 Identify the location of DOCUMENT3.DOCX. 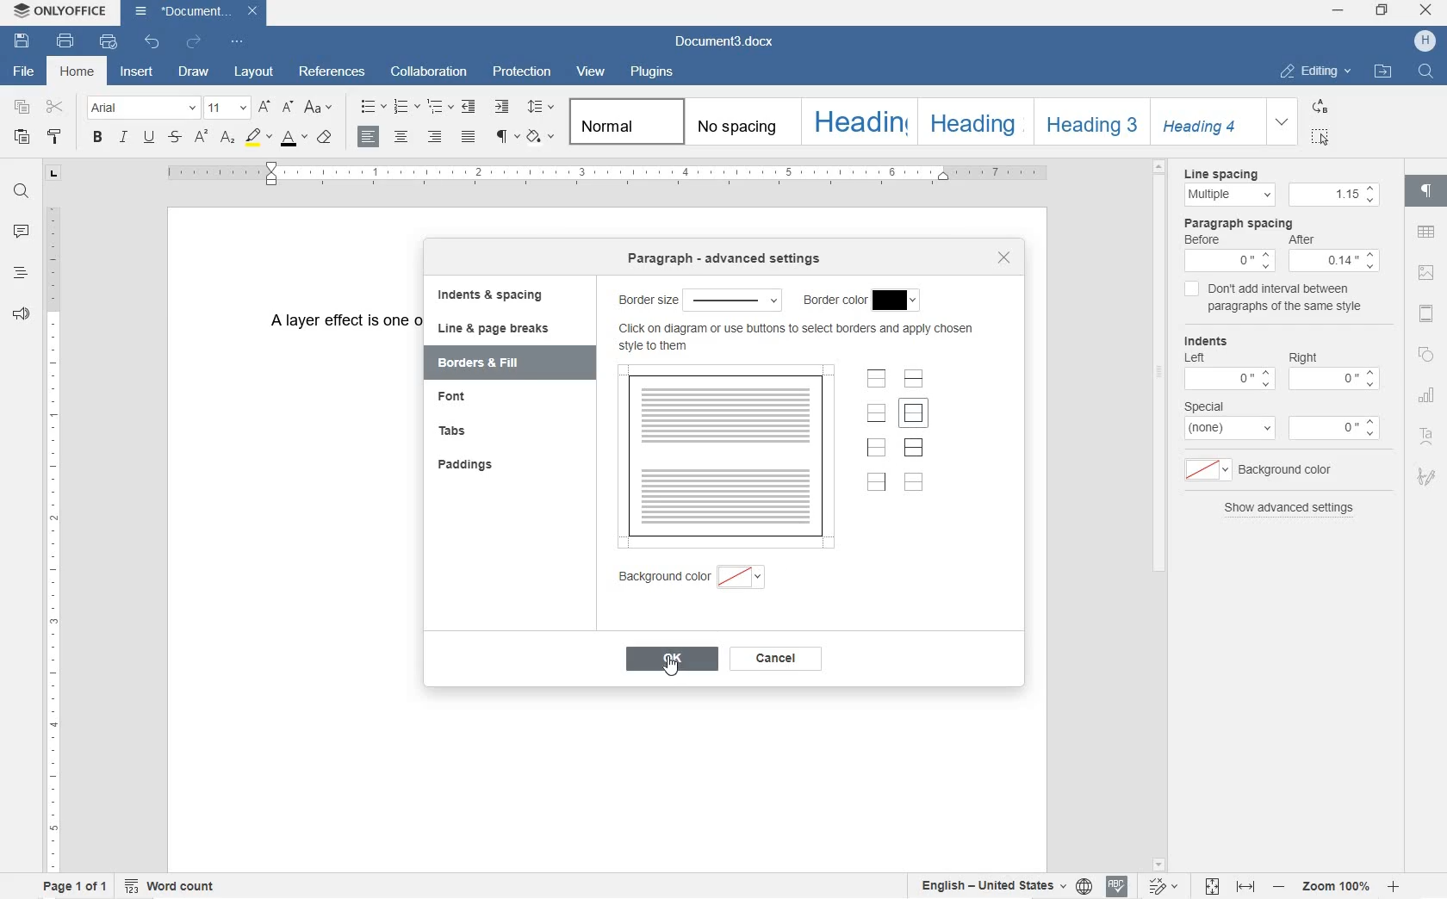
(199, 14).